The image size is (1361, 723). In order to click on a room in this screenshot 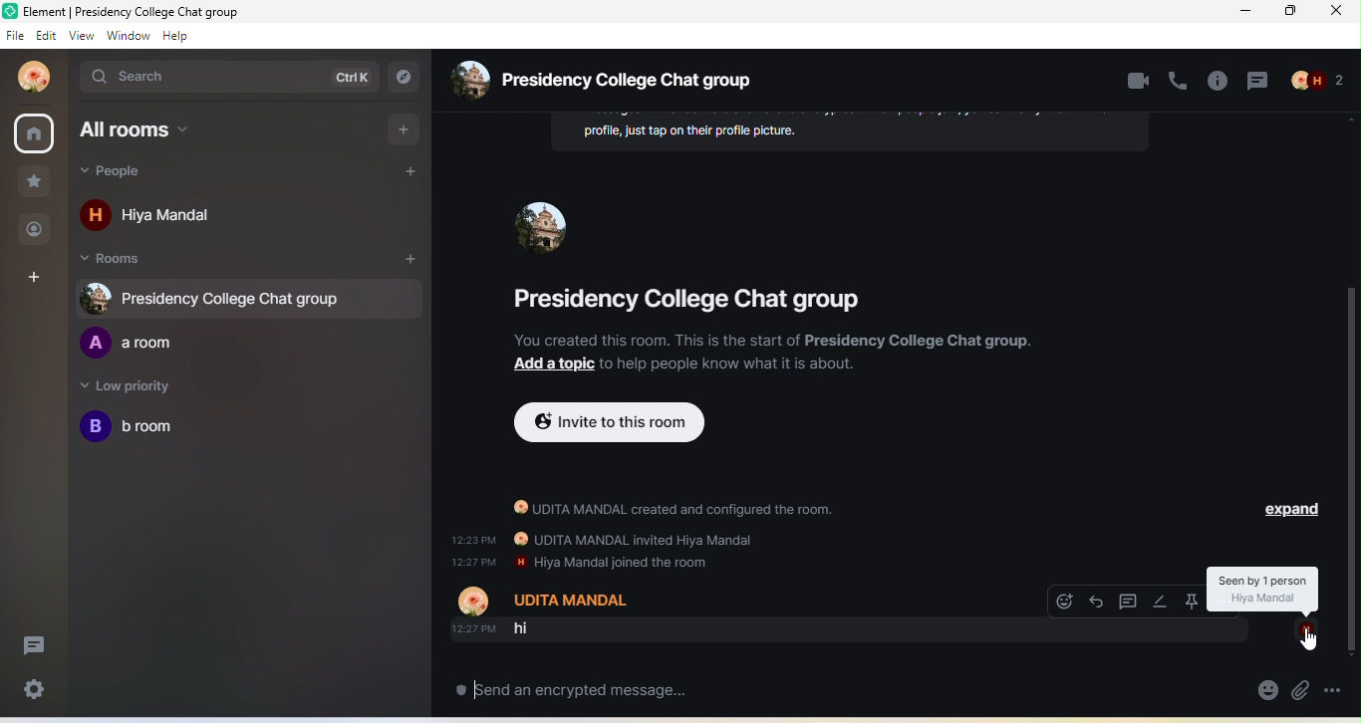, I will do `click(128, 343)`.